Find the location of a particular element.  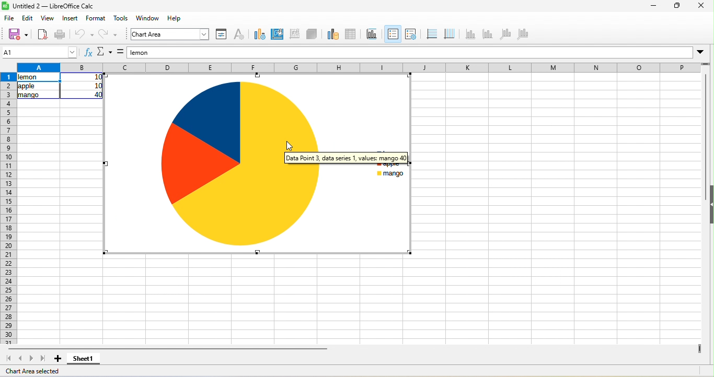

titles is located at coordinates (373, 33).